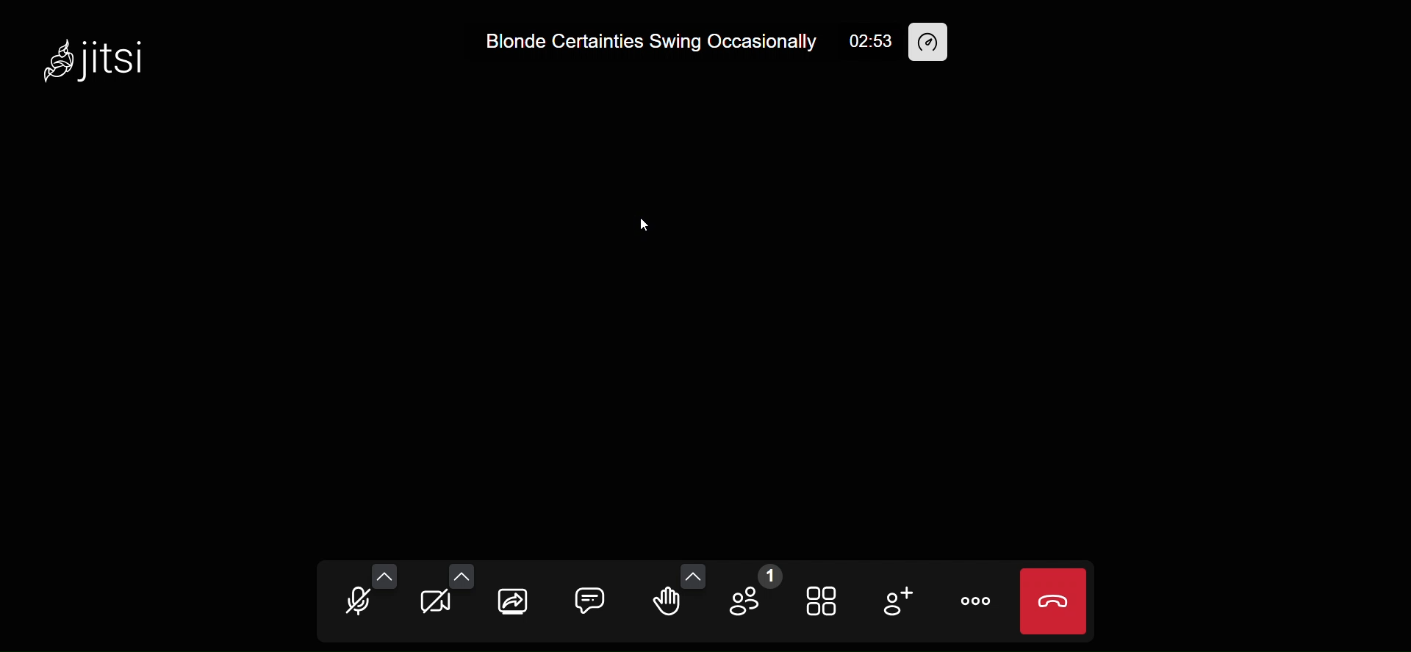 The width and height of the screenshot is (1411, 652). What do you see at coordinates (664, 601) in the screenshot?
I see `raise hand` at bounding box center [664, 601].